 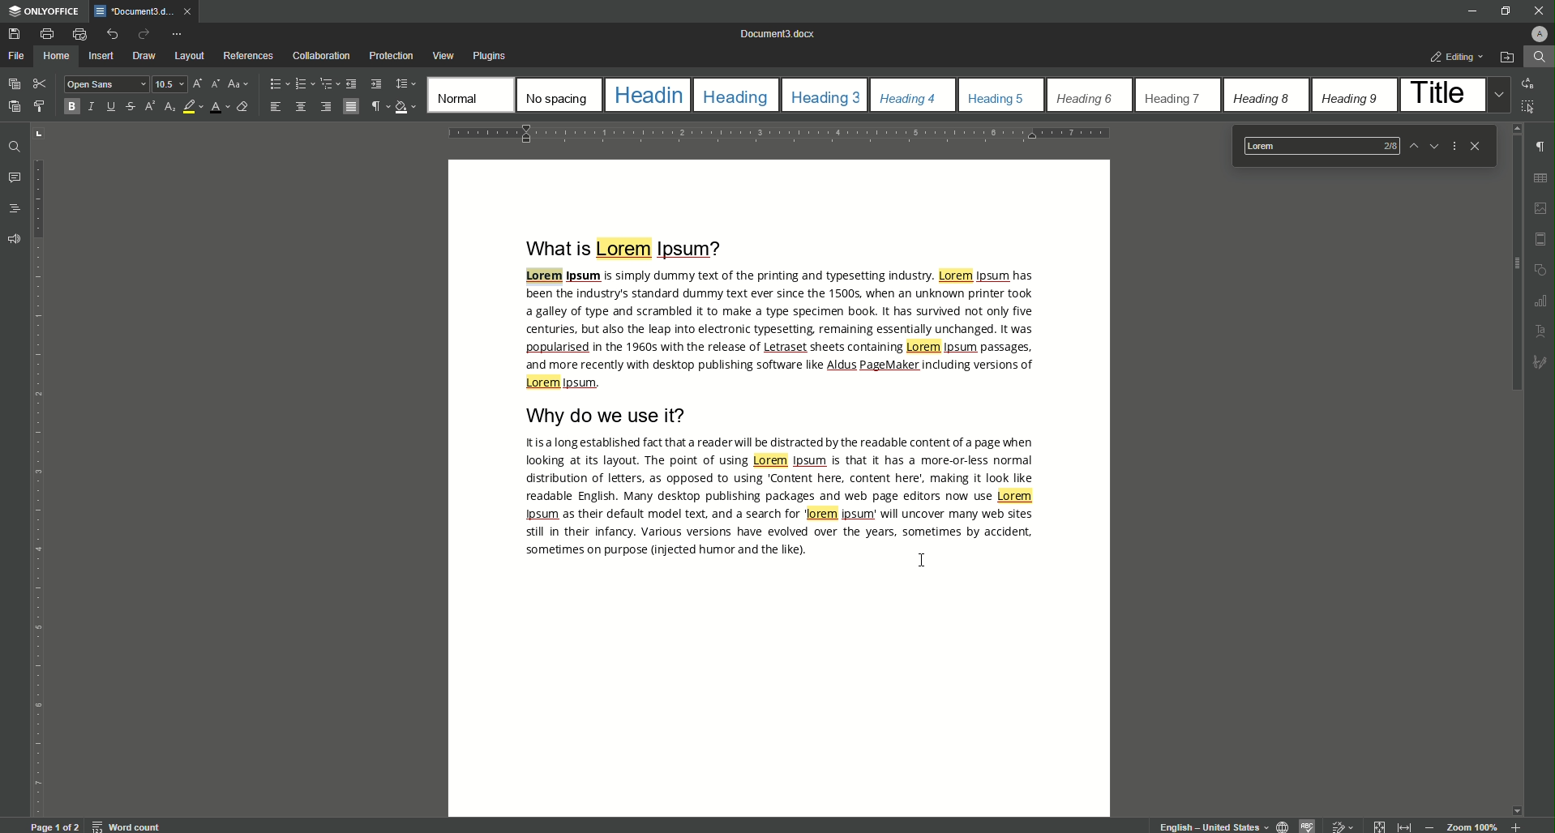 What do you see at coordinates (1541, 175) in the screenshot?
I see `grid` at bounding box center [1541, 175].